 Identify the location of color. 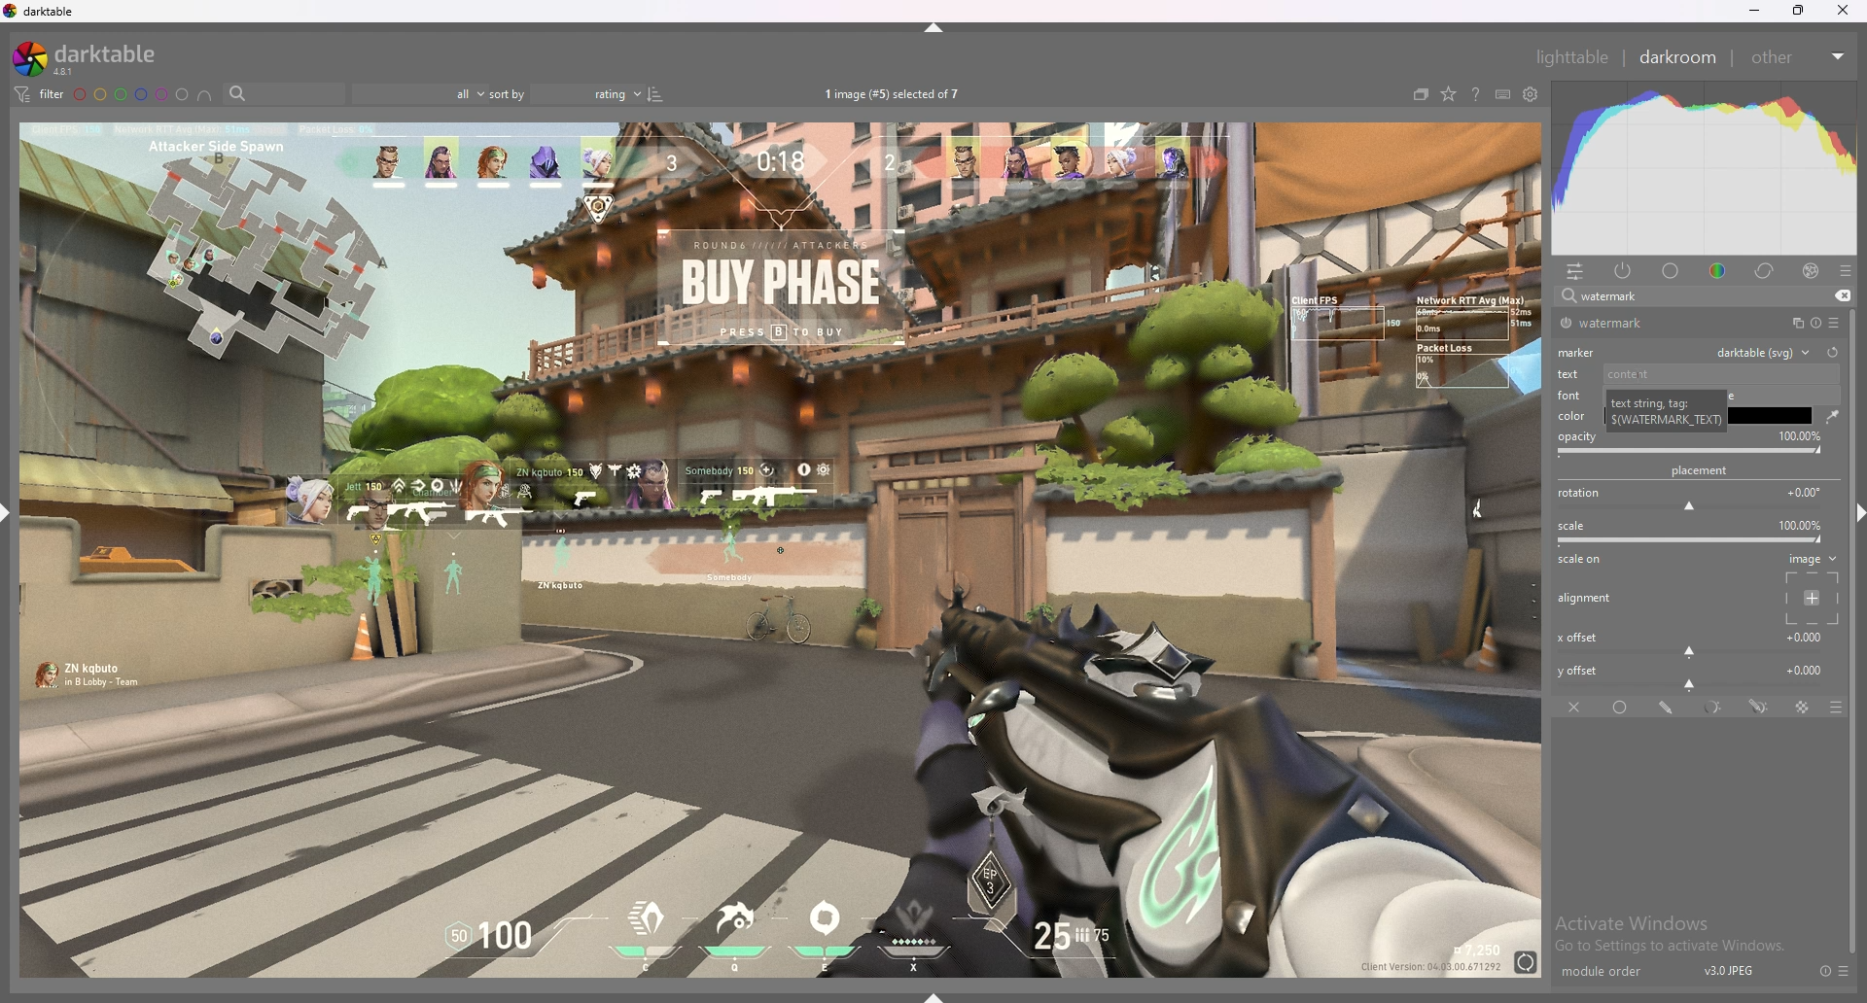
(1574, 415).